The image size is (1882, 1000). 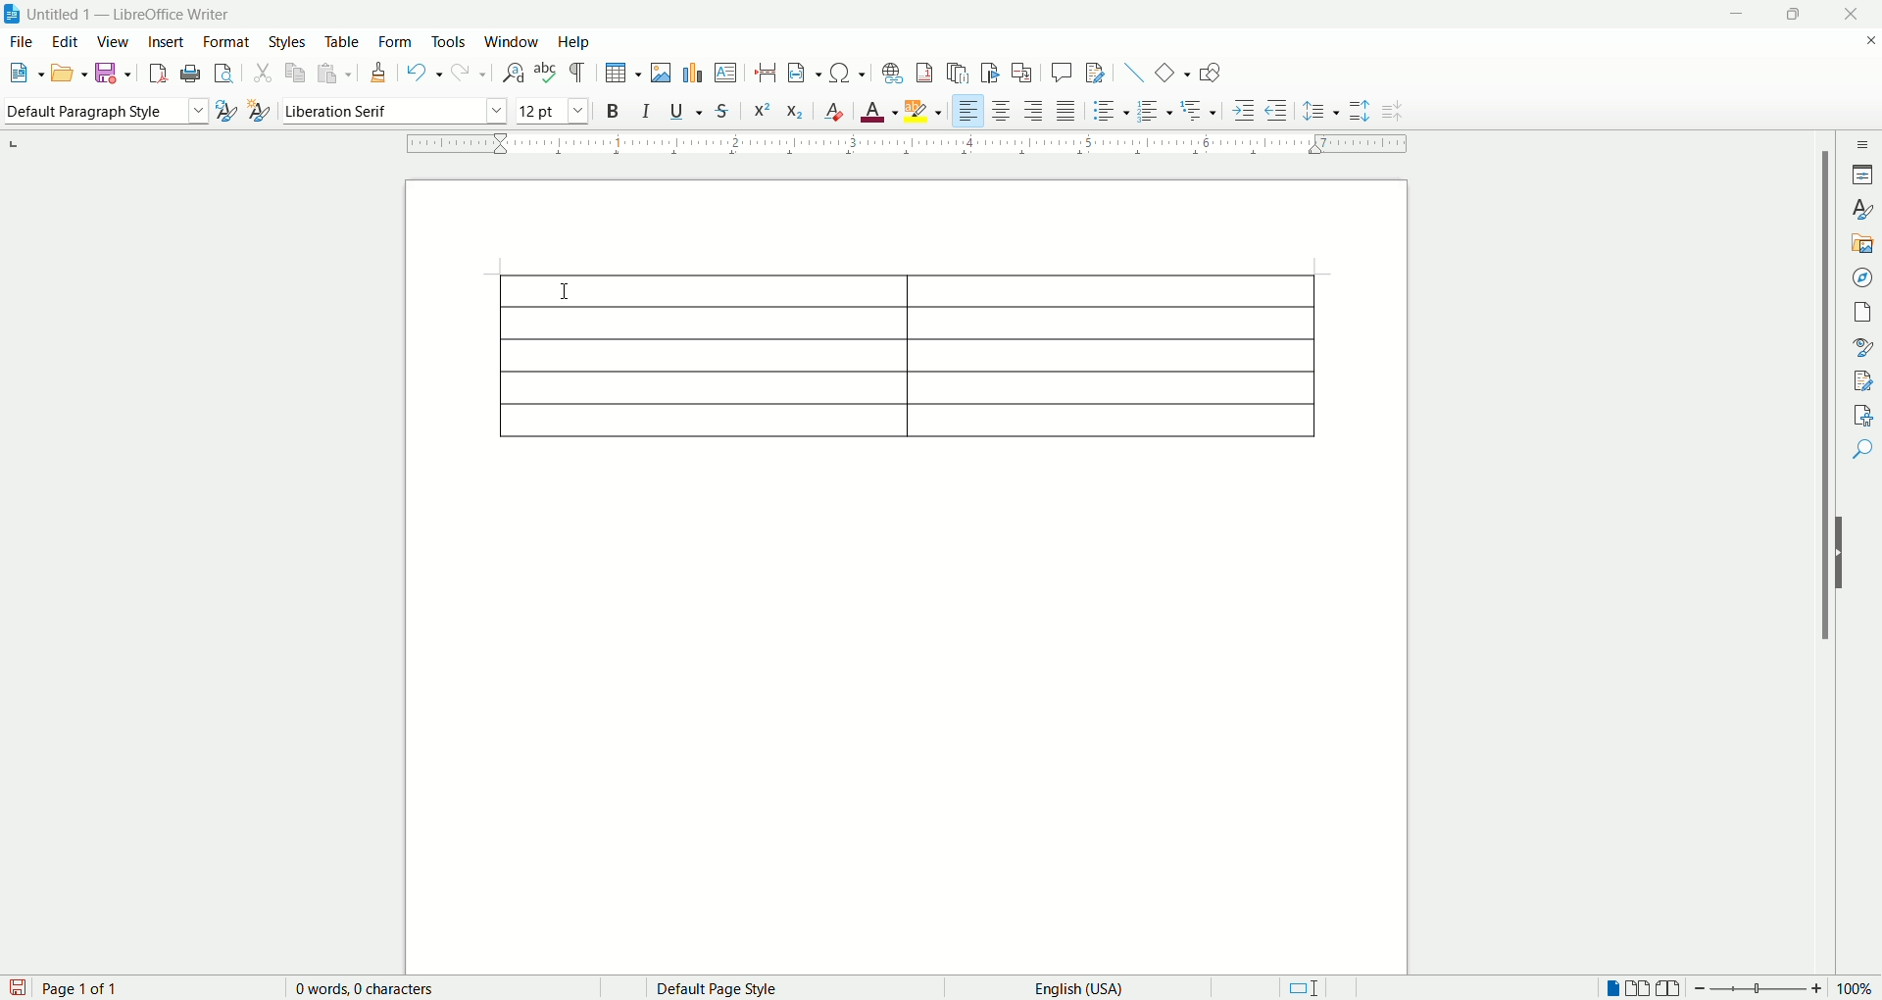 I want to click on insert footnote, so click(x=928, y=71).